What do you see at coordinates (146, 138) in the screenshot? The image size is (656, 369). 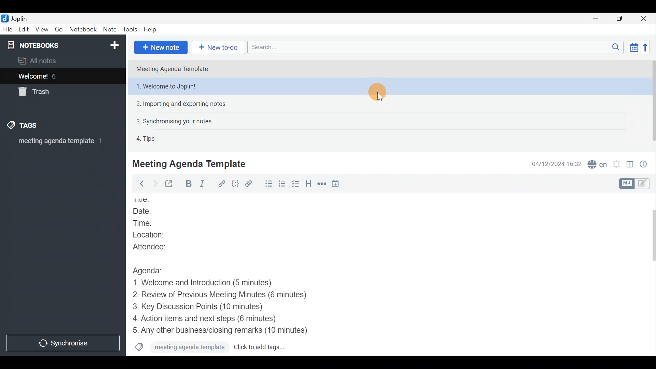 I see `4. Tips` at bounding box center [146, 138].